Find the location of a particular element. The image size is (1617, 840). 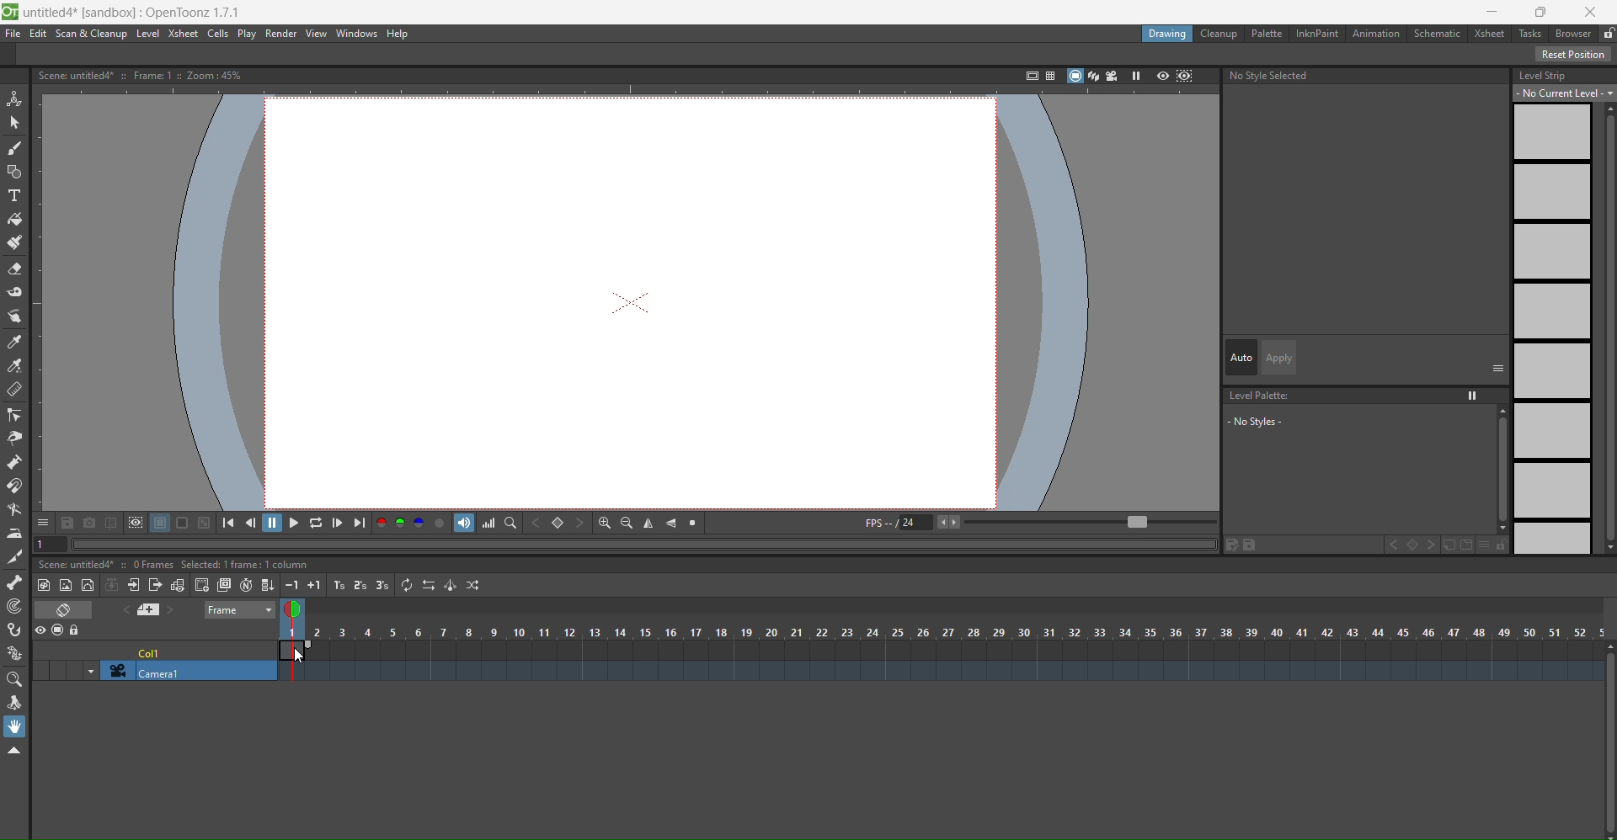

logo is located at coordinates (10, 13).